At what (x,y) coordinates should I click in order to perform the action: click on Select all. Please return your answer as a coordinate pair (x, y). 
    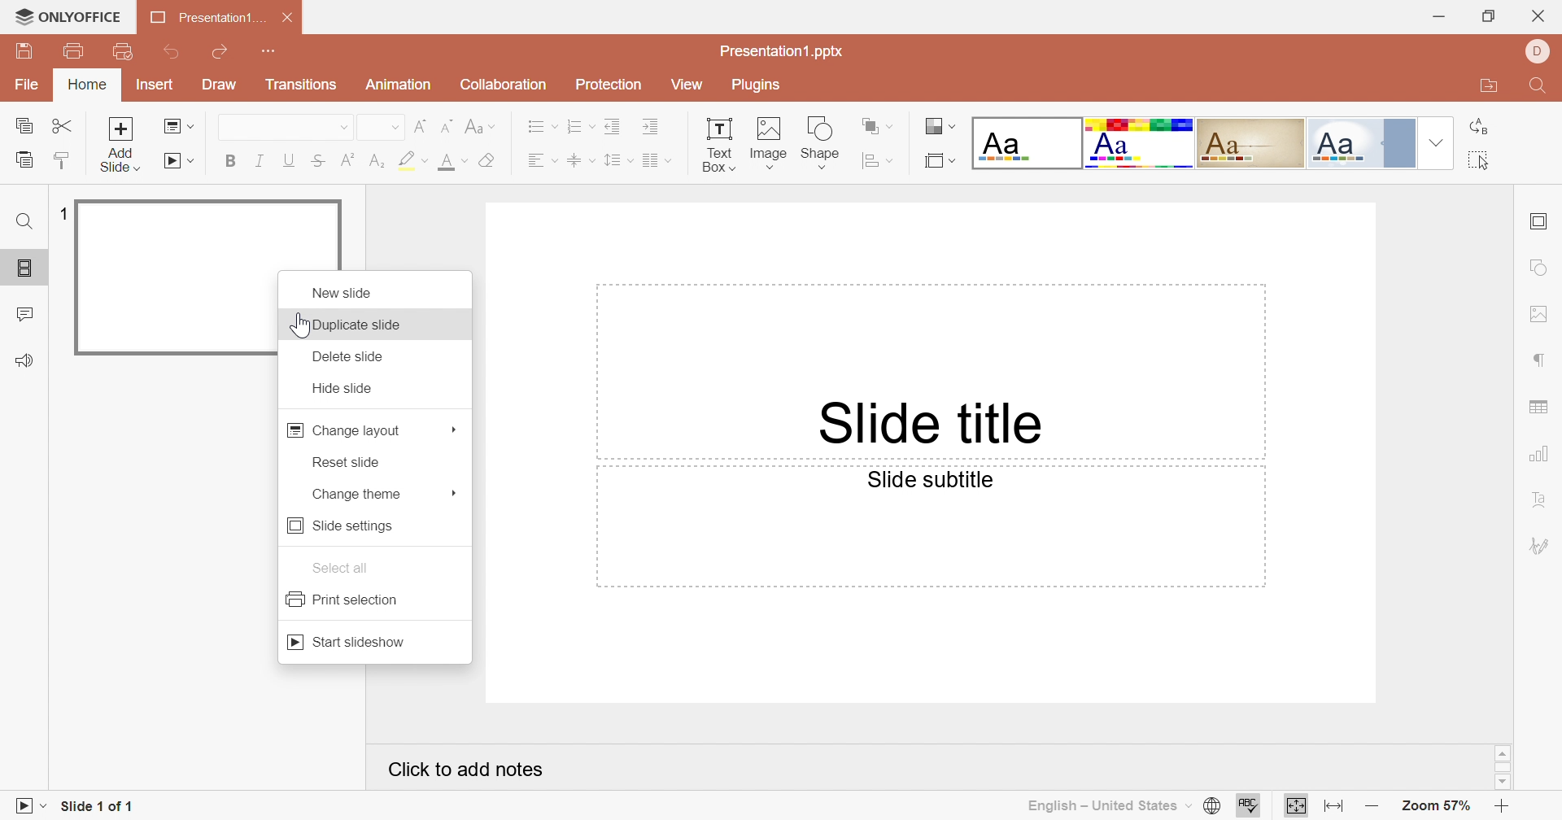
    Looking at the image, I should click on (1479, 162).